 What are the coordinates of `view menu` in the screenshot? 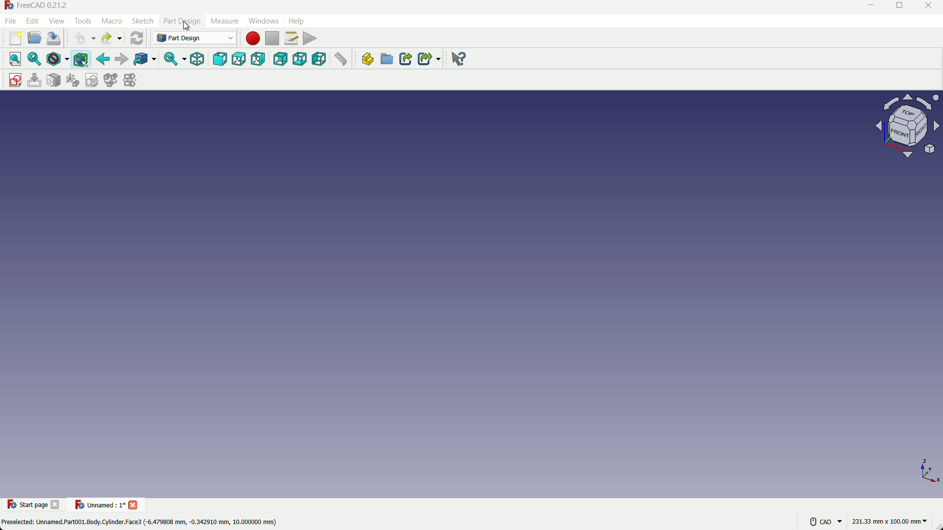 It's located at (56, 20).